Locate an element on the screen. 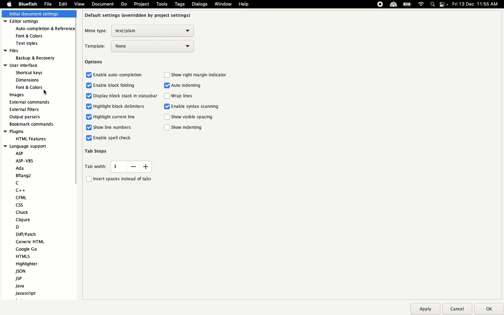 This screenshot has height=315, width=504. Help is located at coordinates (244, 4).